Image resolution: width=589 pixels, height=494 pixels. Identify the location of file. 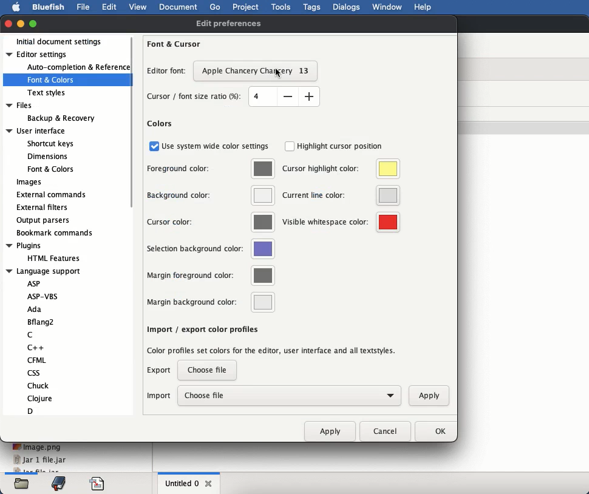
(83, 7).